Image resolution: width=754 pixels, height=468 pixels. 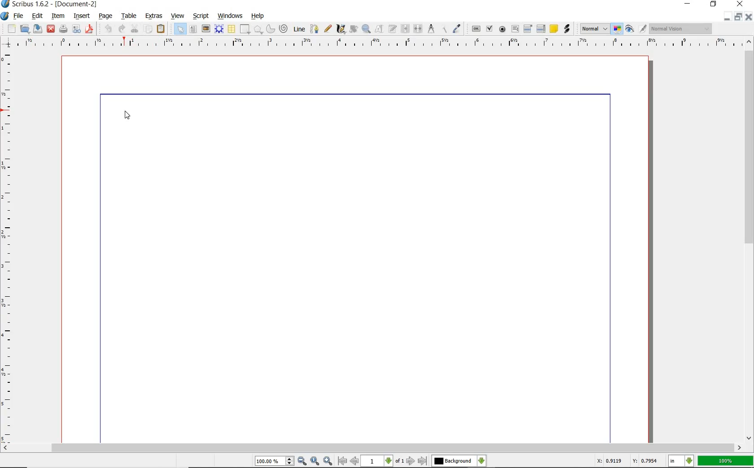 I want to click on pdf text field, so click(x=515, y=29).